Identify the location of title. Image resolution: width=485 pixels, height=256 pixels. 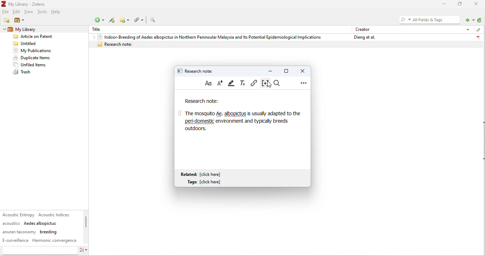
(24, 4).